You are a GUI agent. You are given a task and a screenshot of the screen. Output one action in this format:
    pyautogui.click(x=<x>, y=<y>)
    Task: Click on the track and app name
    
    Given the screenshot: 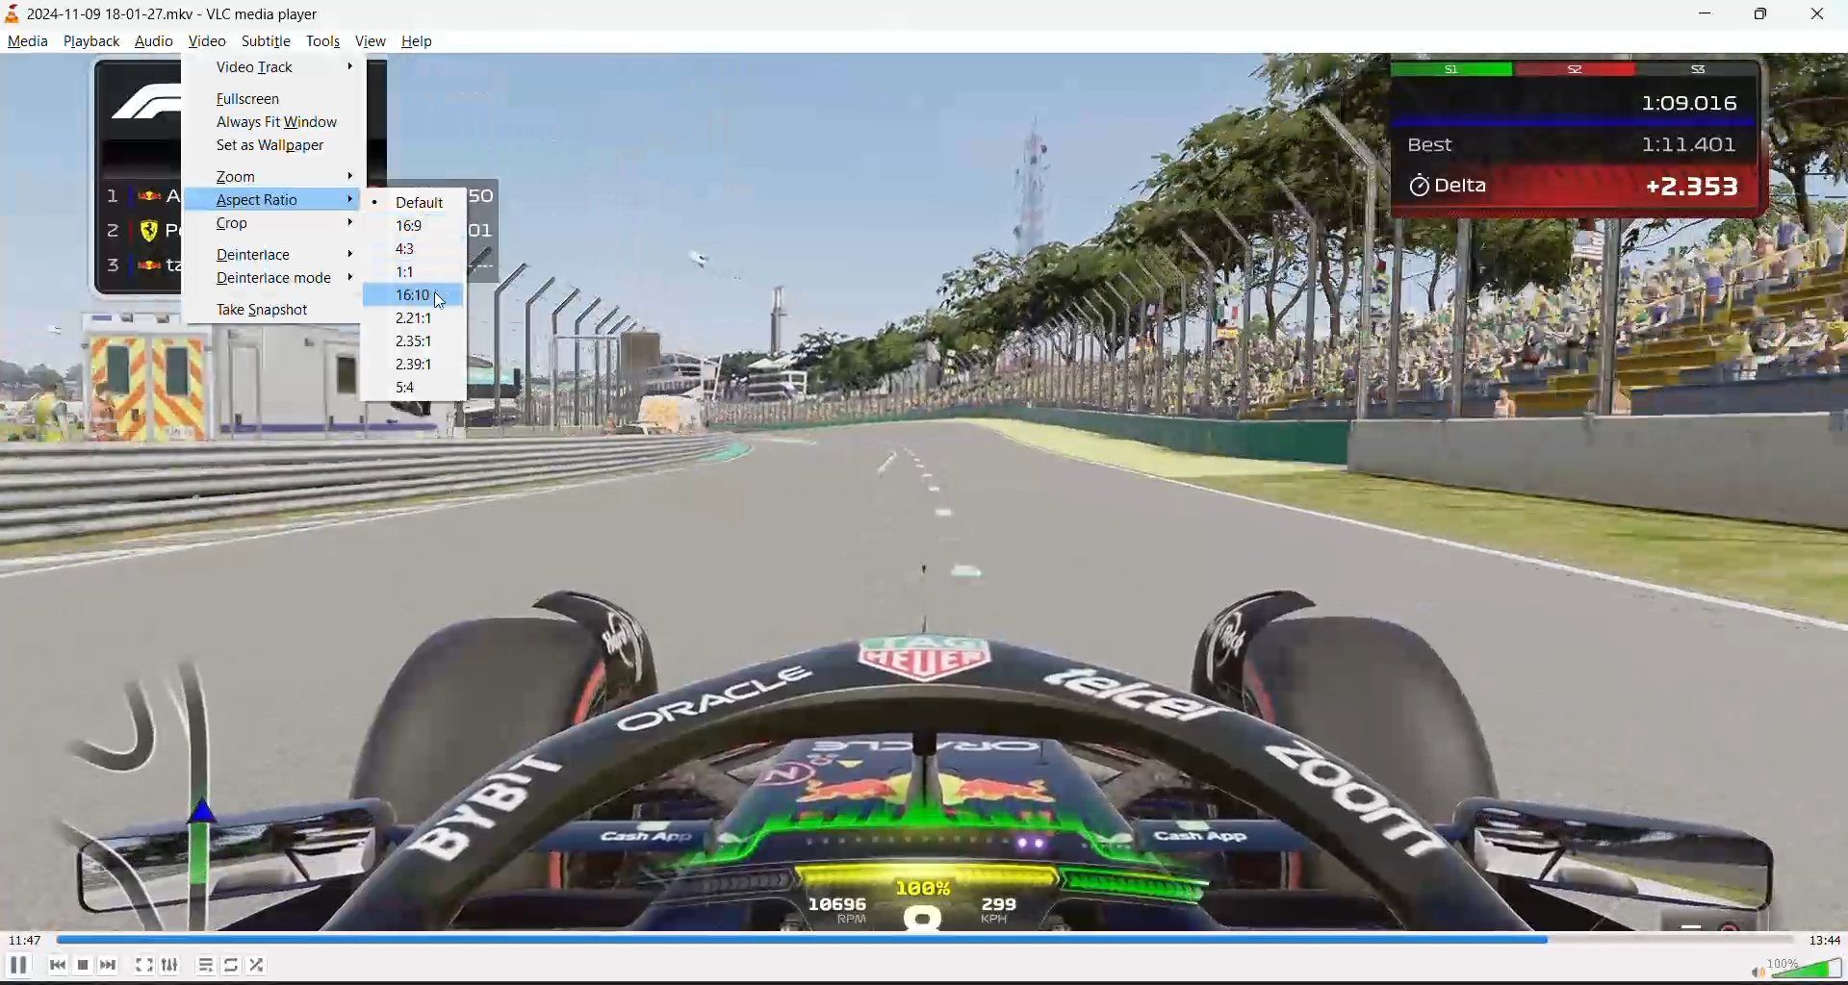 What is the action you would take?
    pyautogui.click(x=172, y=12)
    